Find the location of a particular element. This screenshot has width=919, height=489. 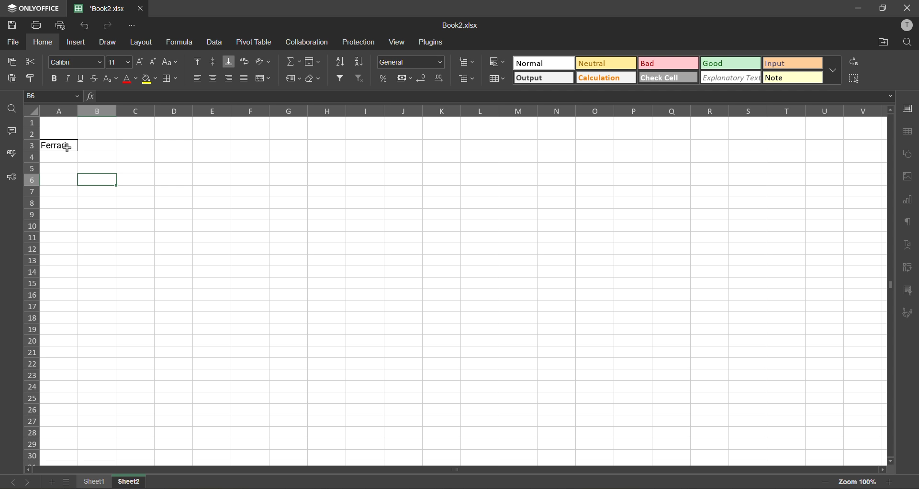

print is located at coordinates (36, 25).